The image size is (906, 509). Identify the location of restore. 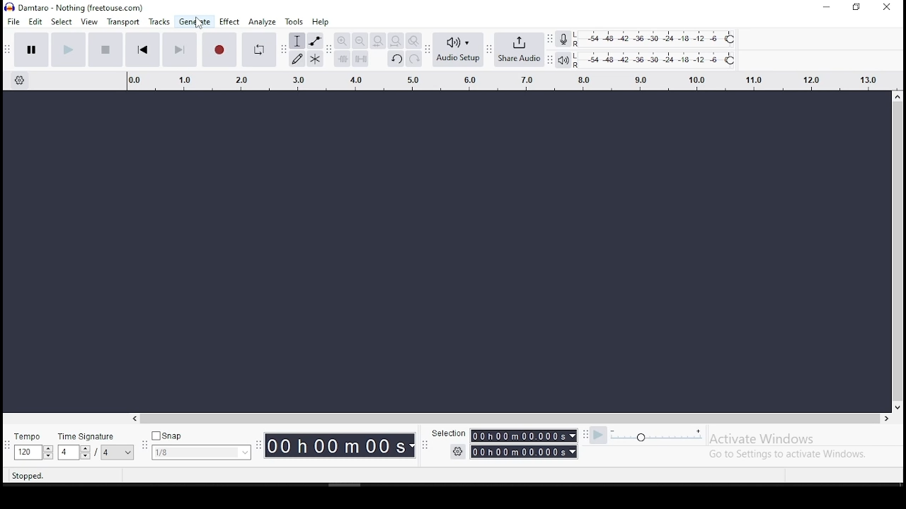
(858, 7).